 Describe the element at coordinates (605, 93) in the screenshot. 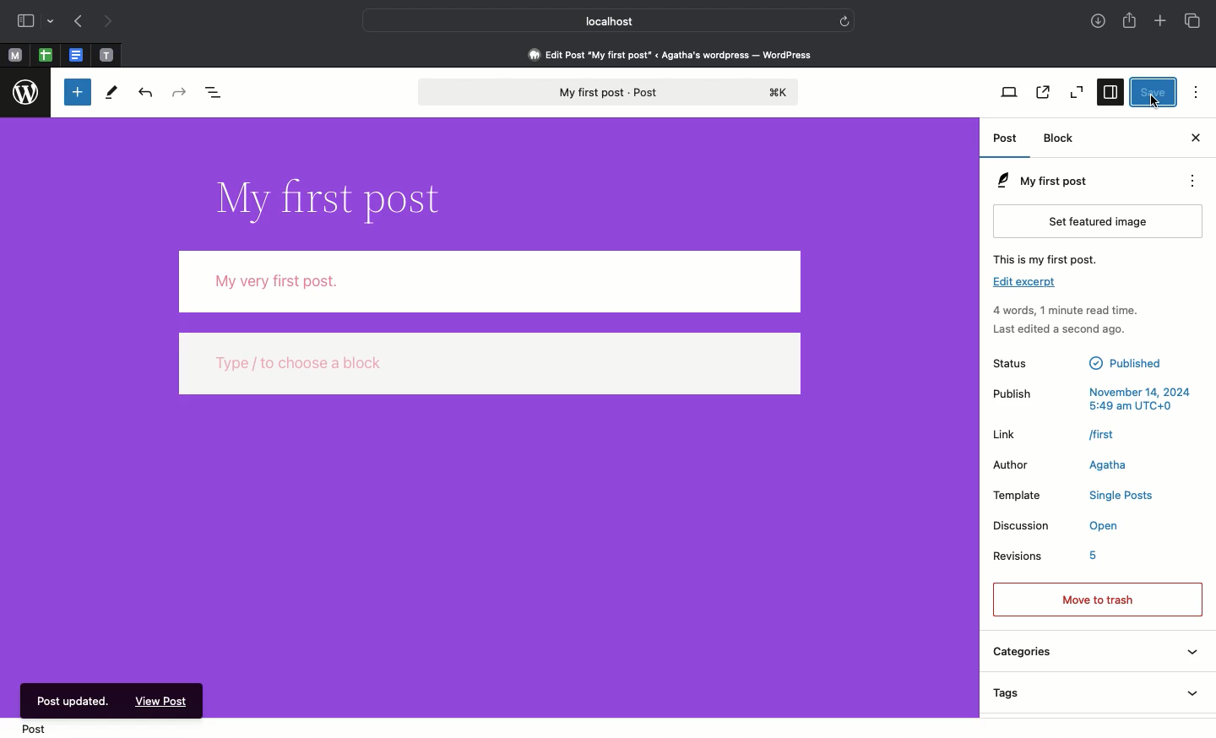

I see `My first post` at that location.